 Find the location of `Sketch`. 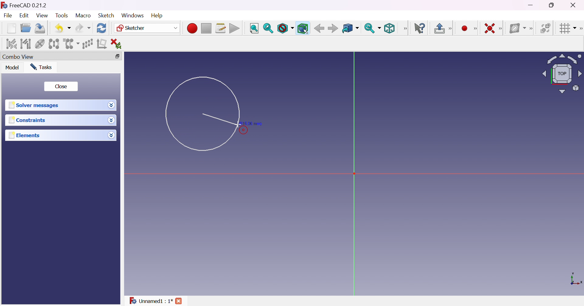

Sketch is located at coordinates (106, 15).